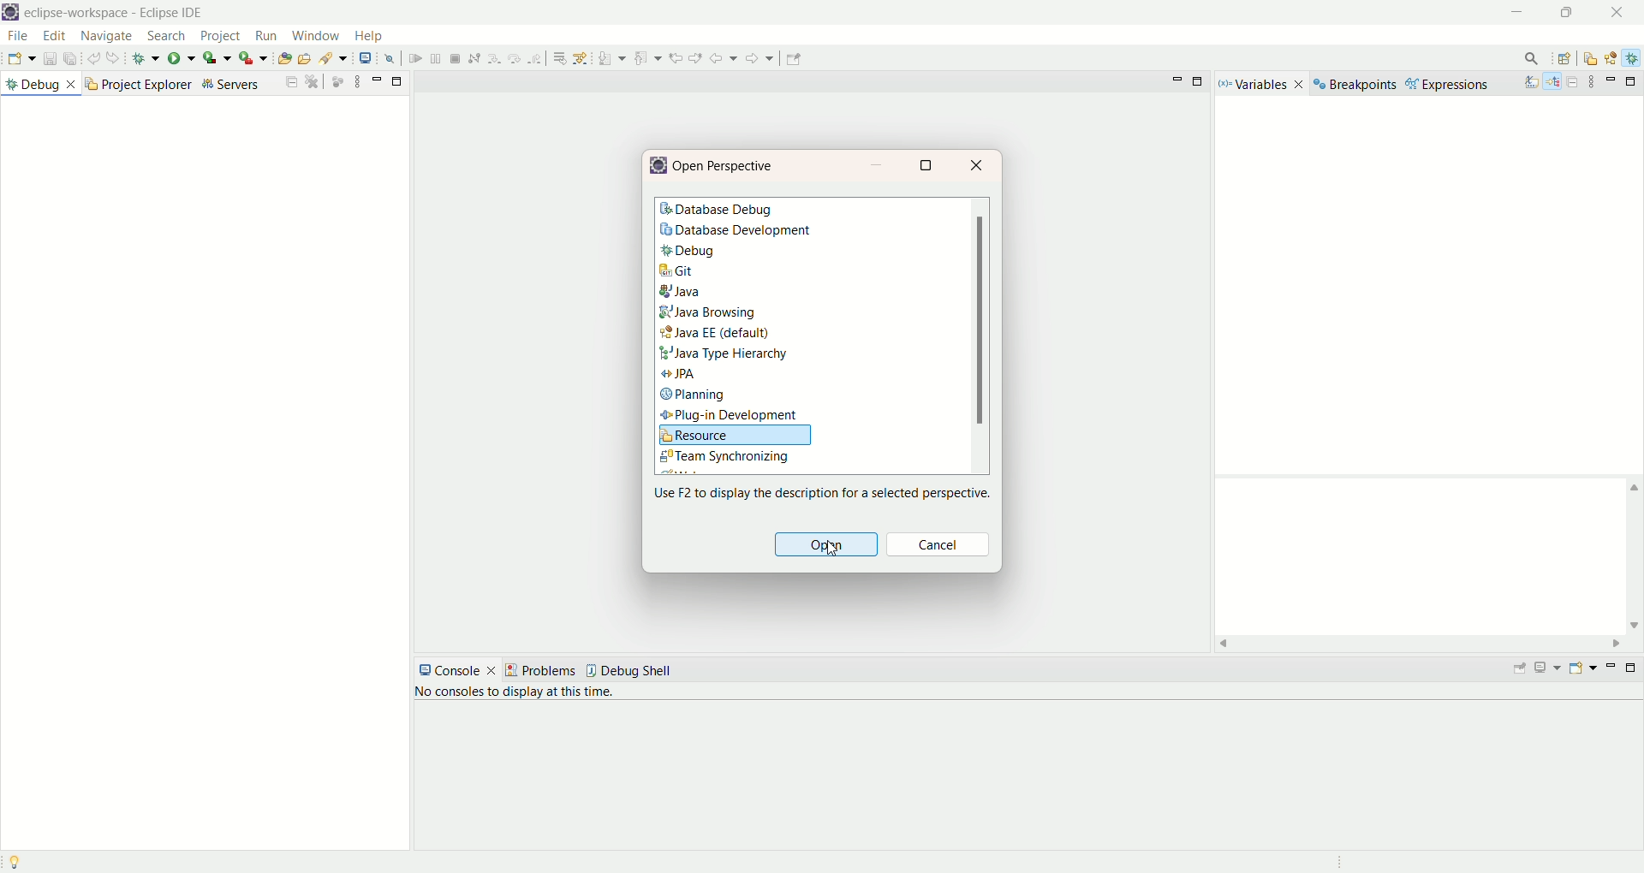  Describe the element at coordinates (1523, 15) in the screenshot. I see `minimize` at that location.